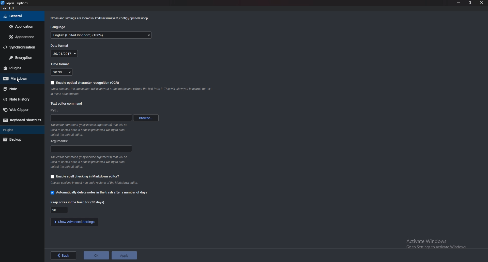 This screenshot has width=488, height=262. Describe the element at coordinates (68, 104) in the screenshot. I see `Text editor command` at that location.